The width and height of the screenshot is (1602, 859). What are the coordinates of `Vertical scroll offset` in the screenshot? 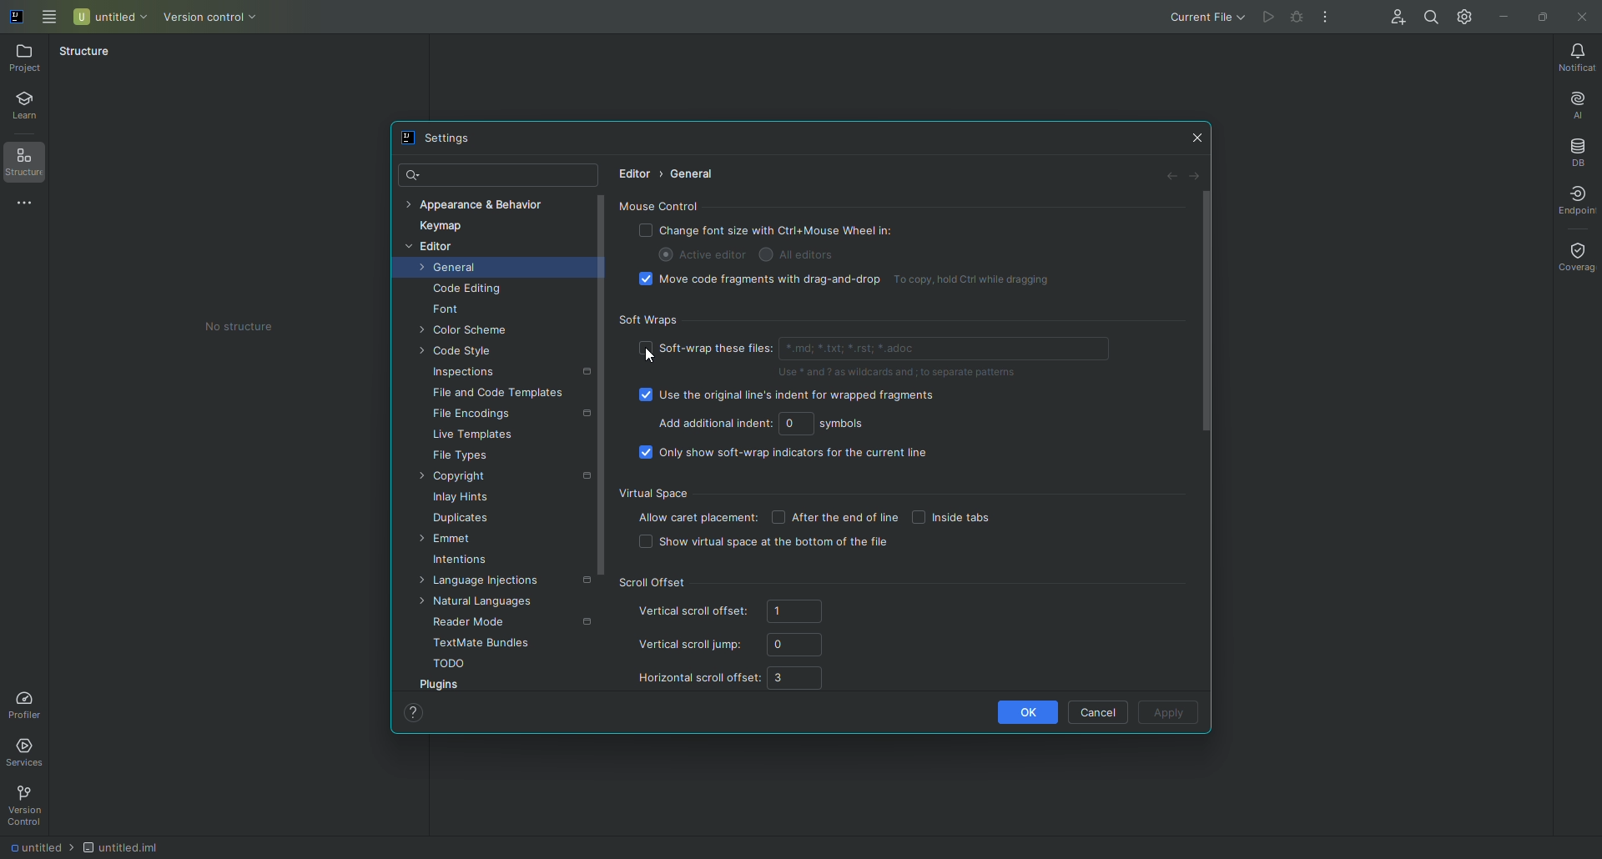 It's located at (738, 614).